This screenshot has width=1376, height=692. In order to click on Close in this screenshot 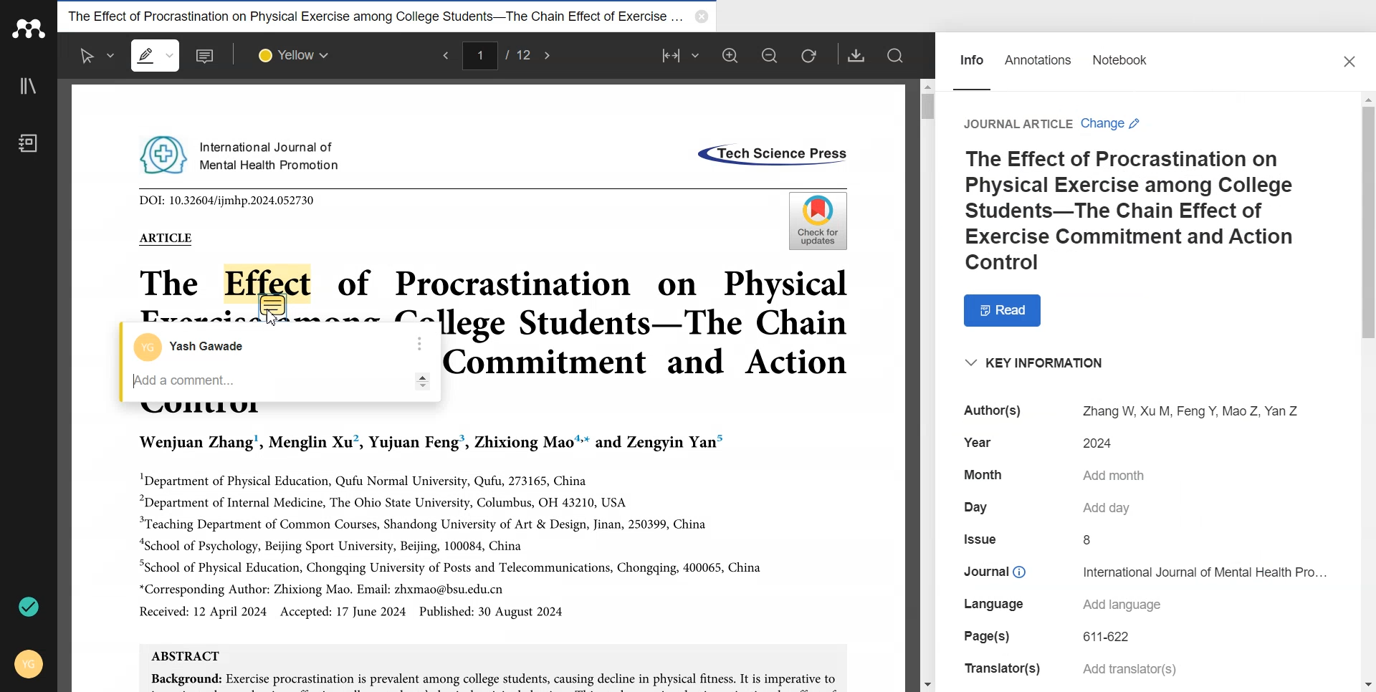, I will do `click(699, 16)`.